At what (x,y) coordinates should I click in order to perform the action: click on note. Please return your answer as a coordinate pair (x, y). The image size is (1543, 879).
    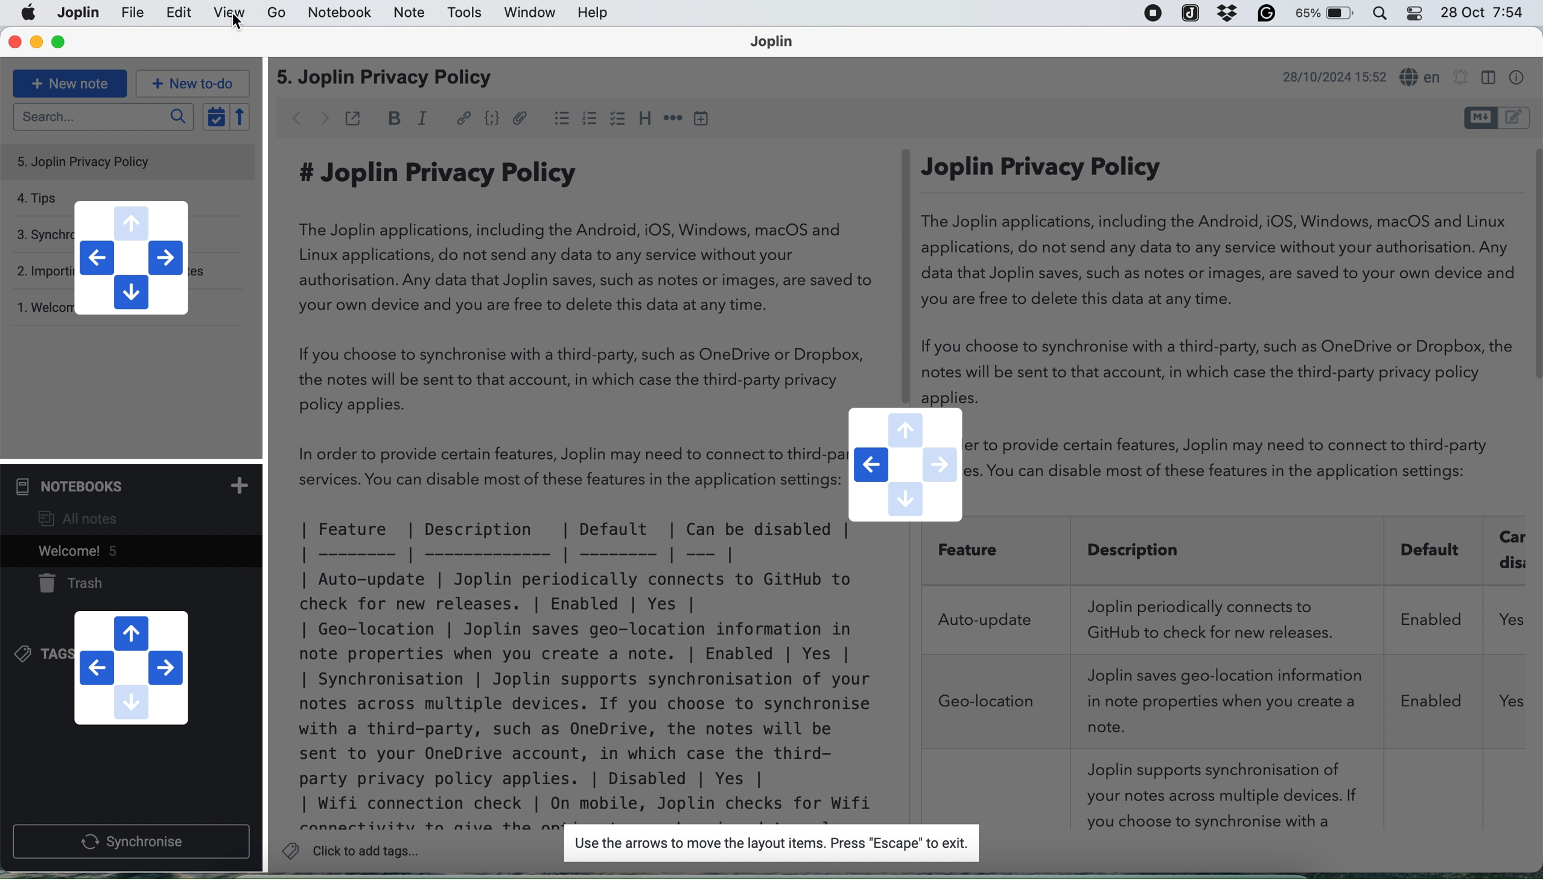
    Looking at the image, I should click on (407, 13).